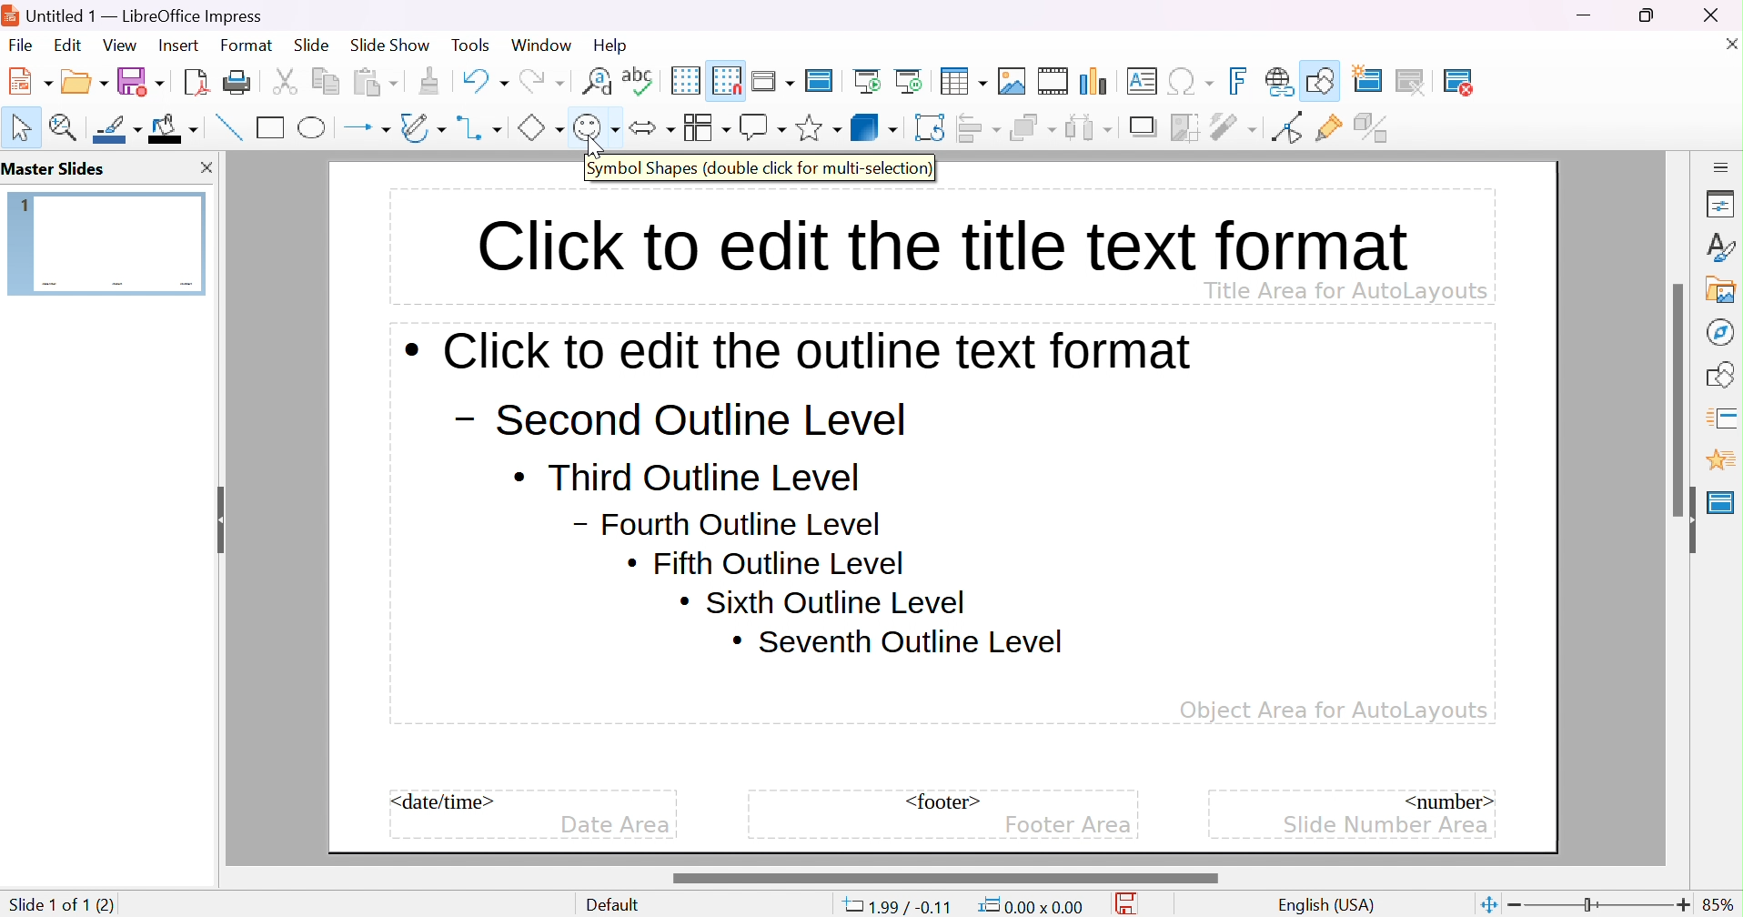 The width and height of the screenshot is (1743, 917). I want to click on properties, so click(1721, 206).